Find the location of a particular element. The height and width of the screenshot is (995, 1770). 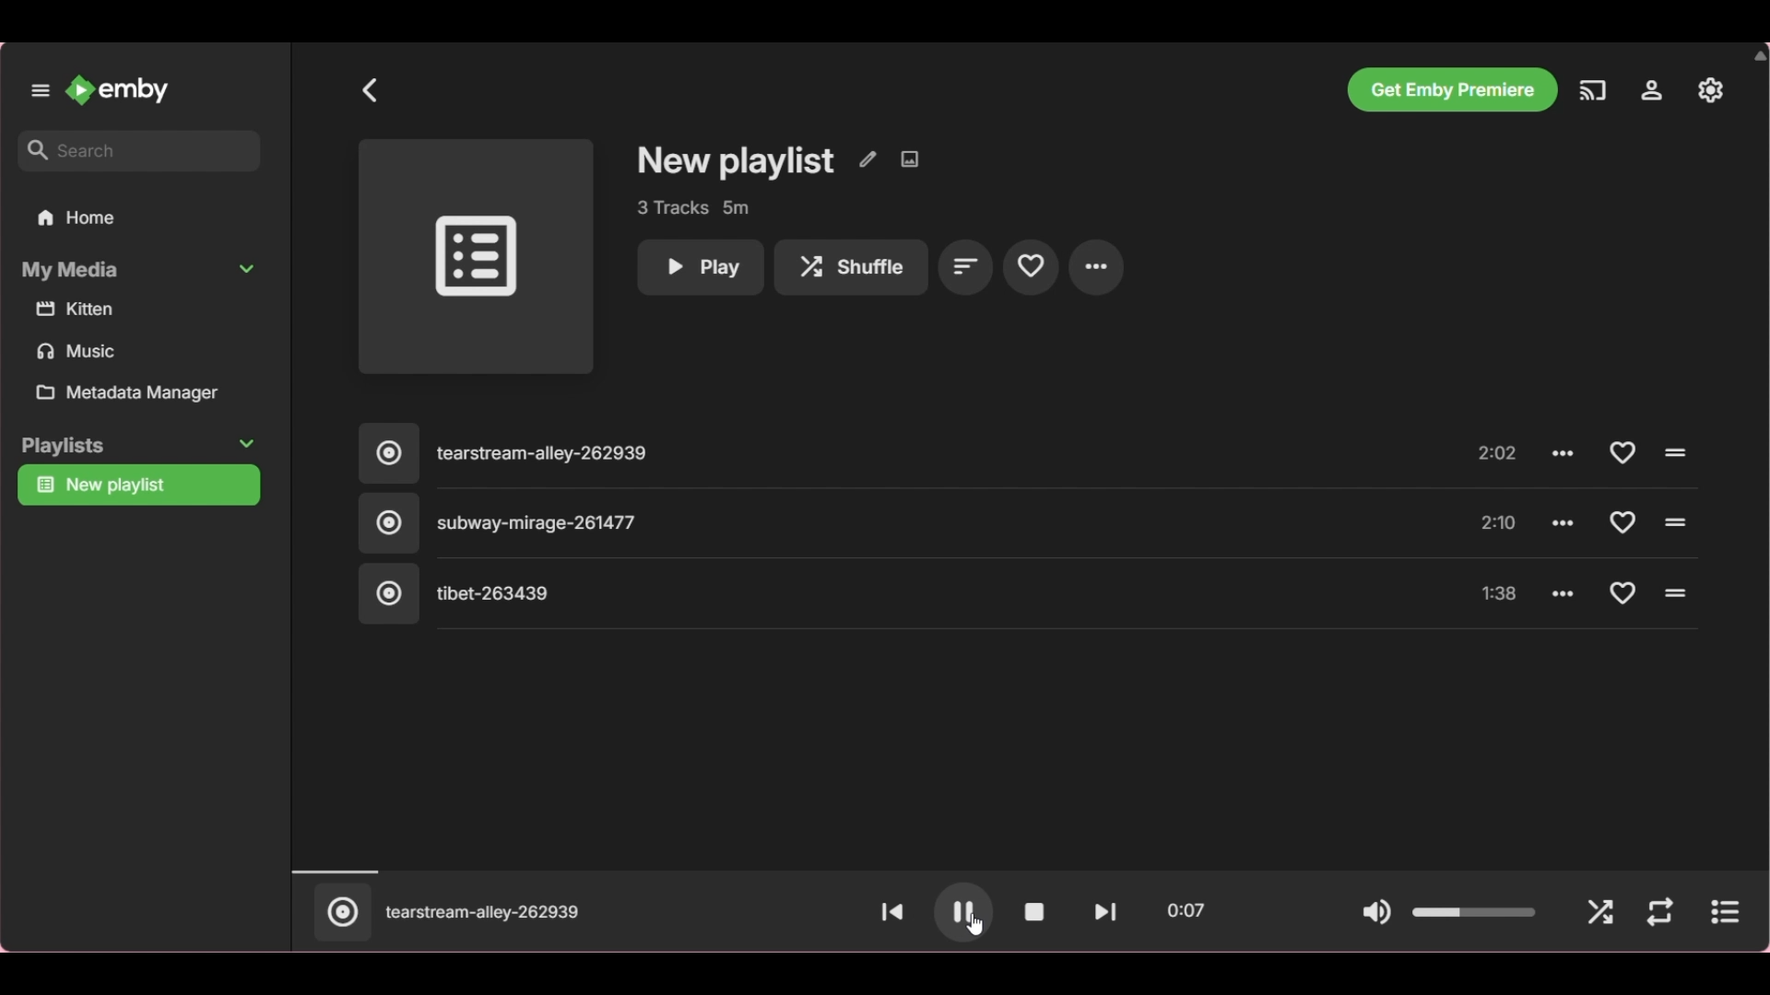

Edit images is located at coordinates (909, 159).